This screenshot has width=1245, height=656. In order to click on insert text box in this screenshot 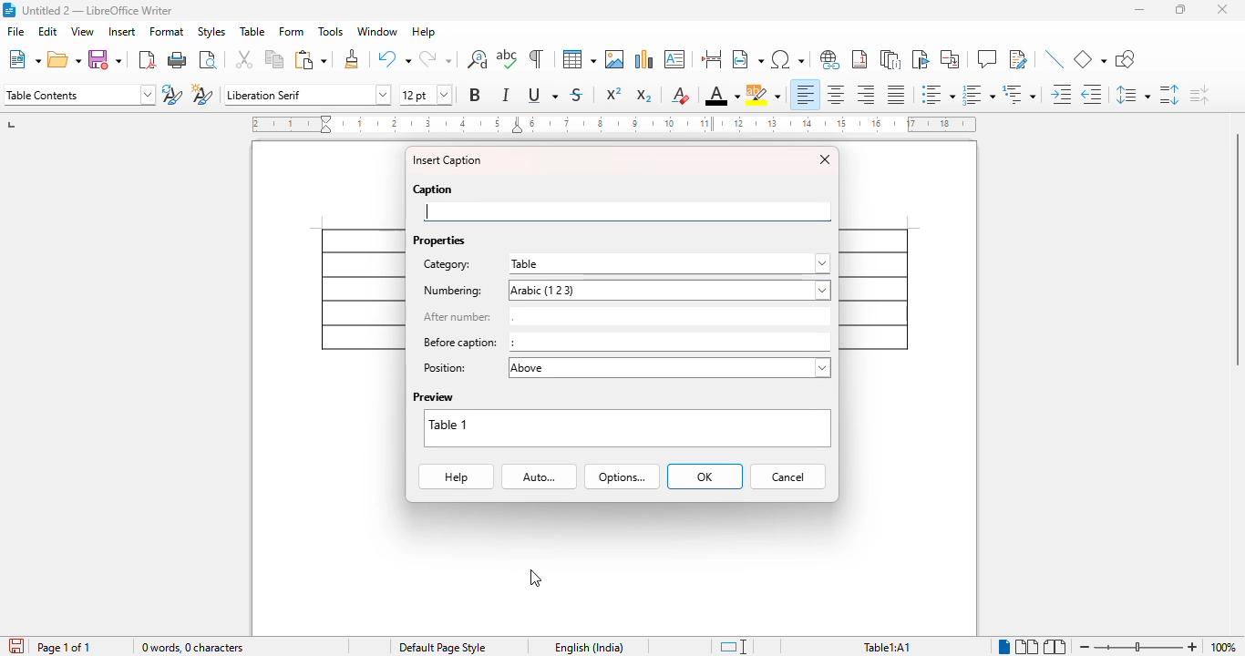, I will do `click(674, 59)`.